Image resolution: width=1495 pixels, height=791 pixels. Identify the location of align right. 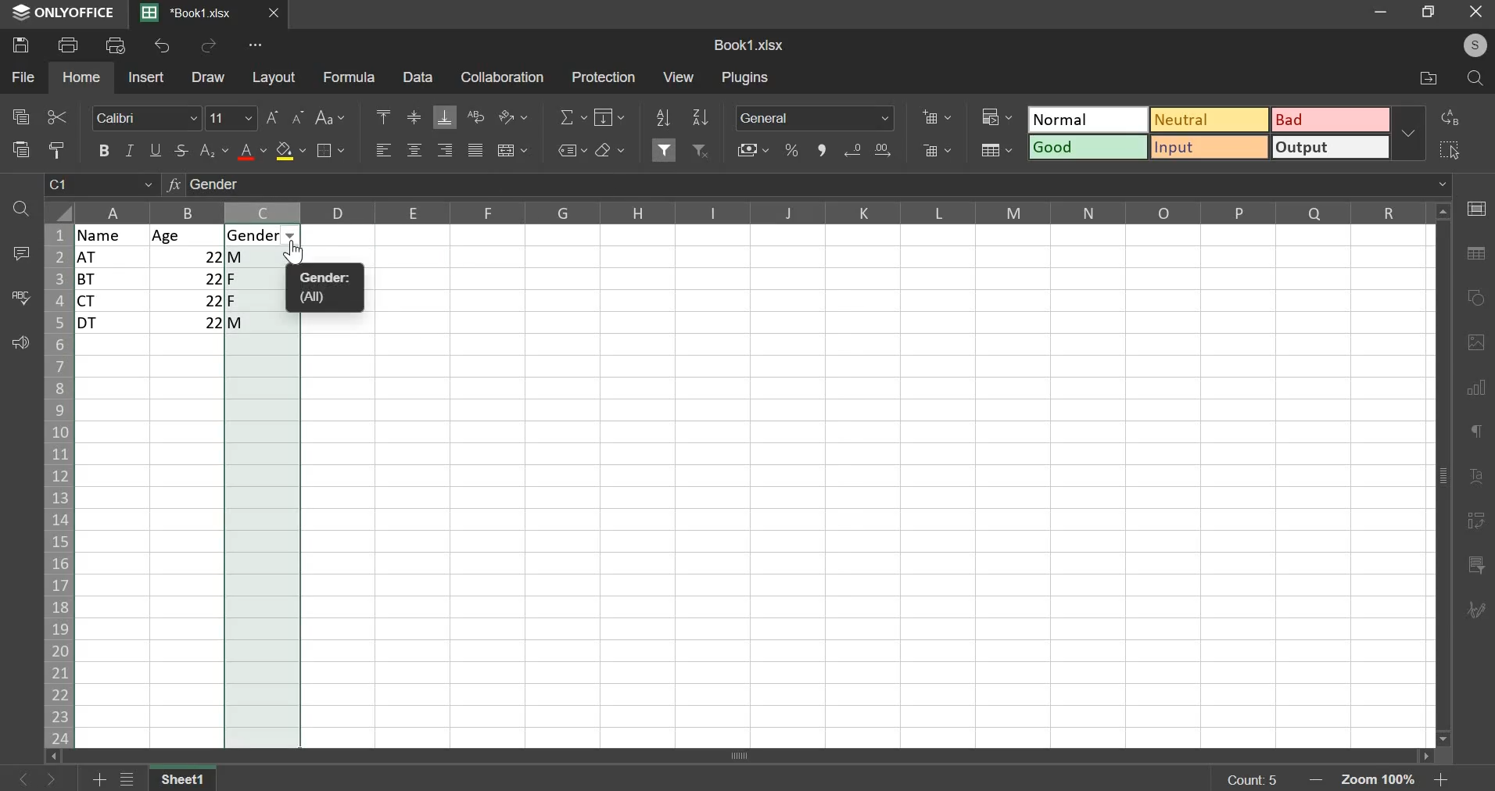
(444, 150).